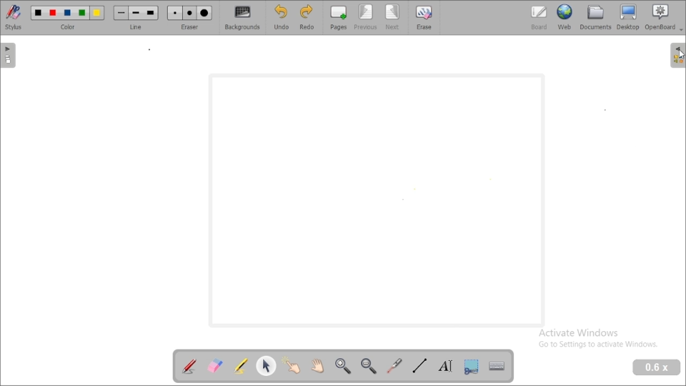 This screenshot has width=686, height=386. Describe the element at coordinates (676, 56) in the screenshot. I see `sidebar settings` at that location.